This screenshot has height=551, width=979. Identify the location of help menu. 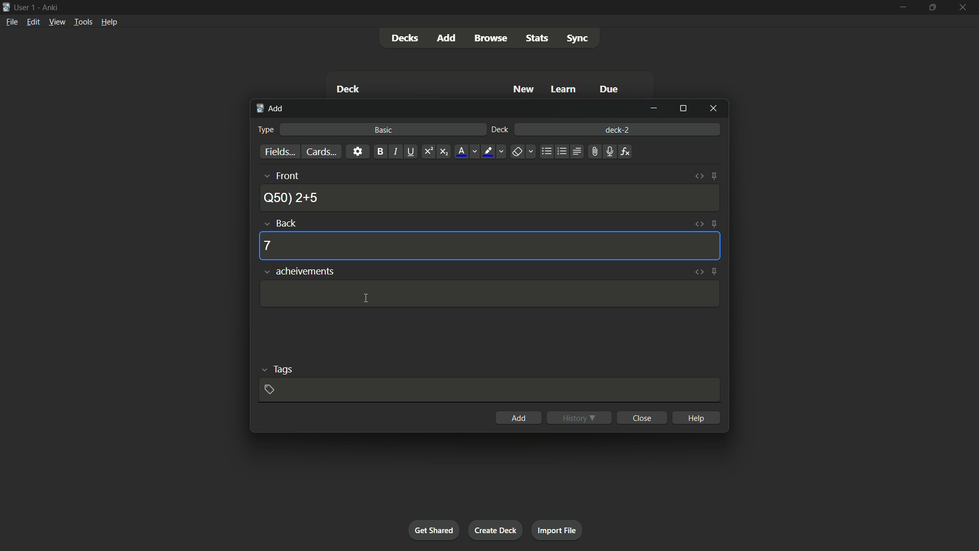
(110, 21).